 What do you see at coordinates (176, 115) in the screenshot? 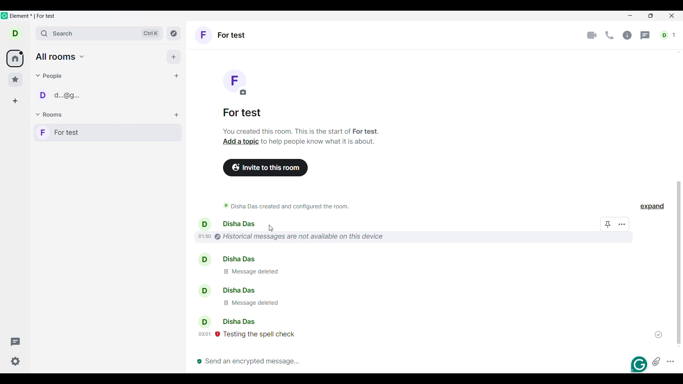
I see `Add room` at bounding box center [176, 115].